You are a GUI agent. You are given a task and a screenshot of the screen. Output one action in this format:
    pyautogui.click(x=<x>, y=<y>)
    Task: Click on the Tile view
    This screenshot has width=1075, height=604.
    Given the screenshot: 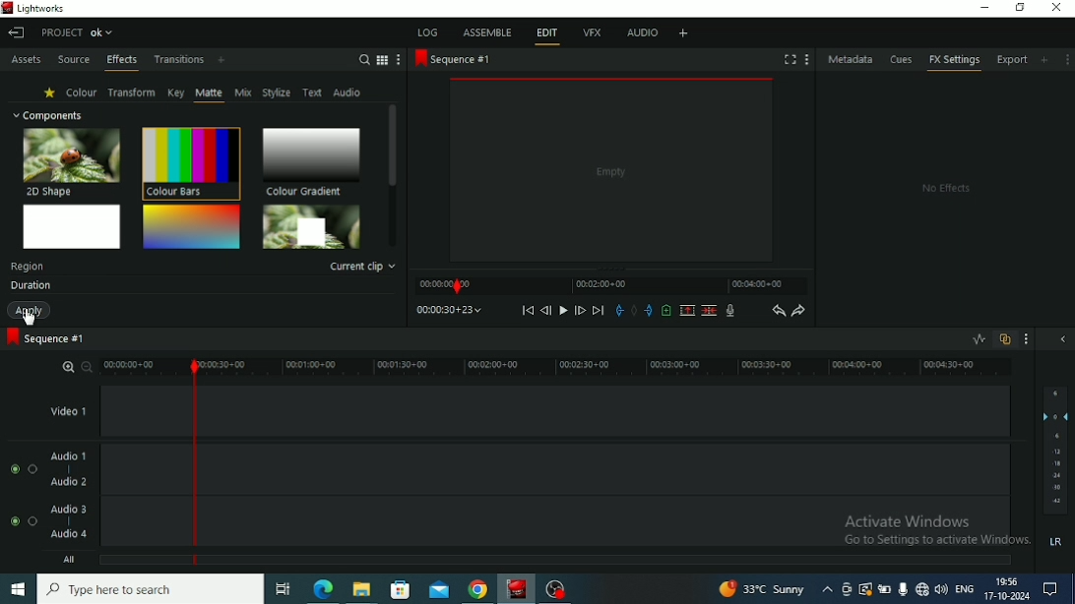 What is the action you would take?
    pyautogui.click(x=383, y=60)
    